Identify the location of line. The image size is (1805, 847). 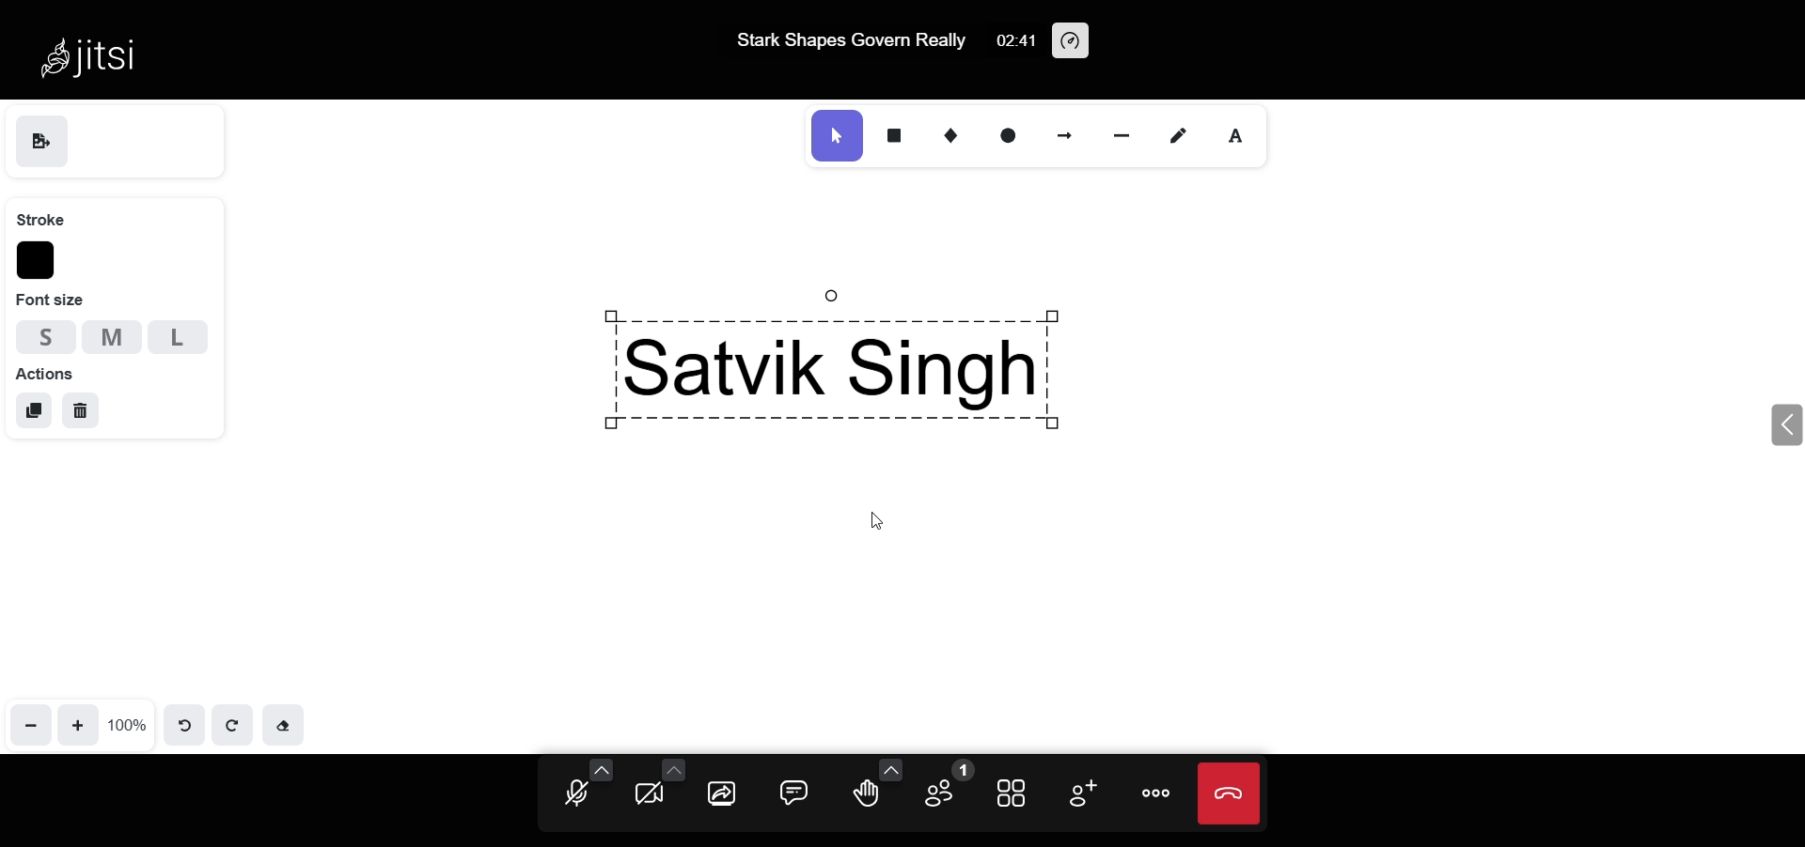
(1130, 133).